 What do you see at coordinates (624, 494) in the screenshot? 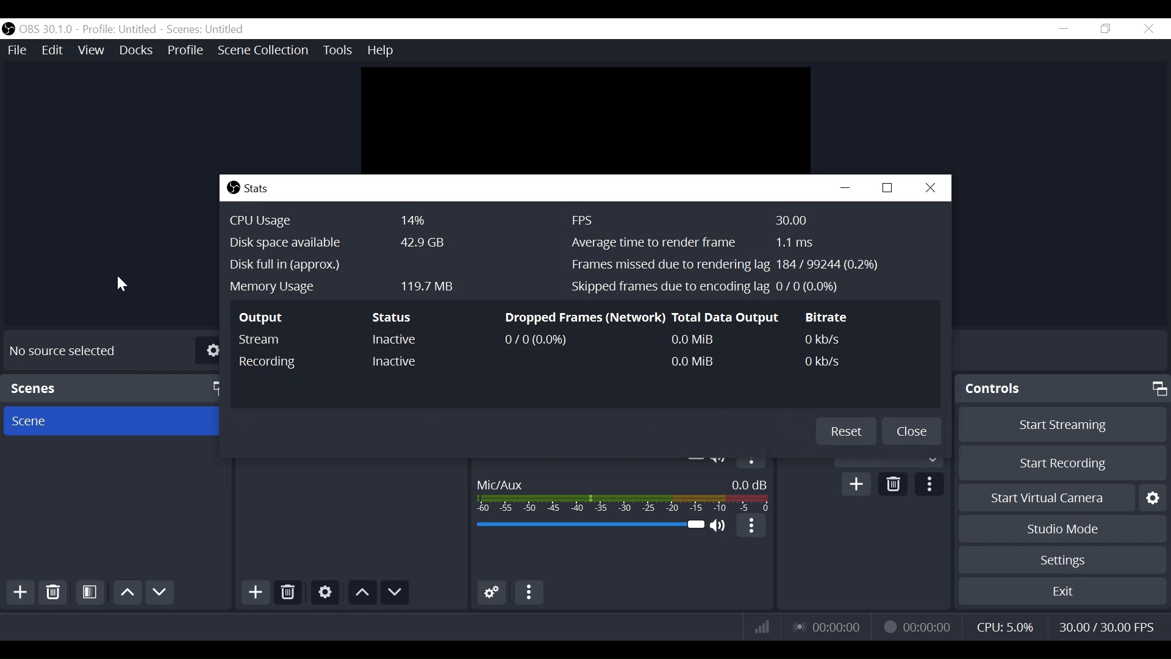
I see `Mic/Aux` at bounding box center [624, 494].